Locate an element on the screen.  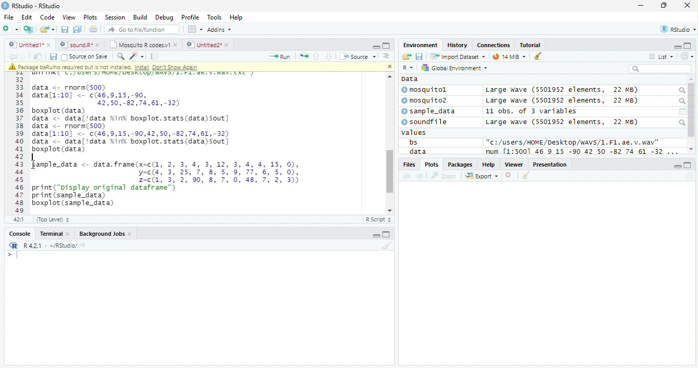
Refresh is located at coordinates (689, 176).